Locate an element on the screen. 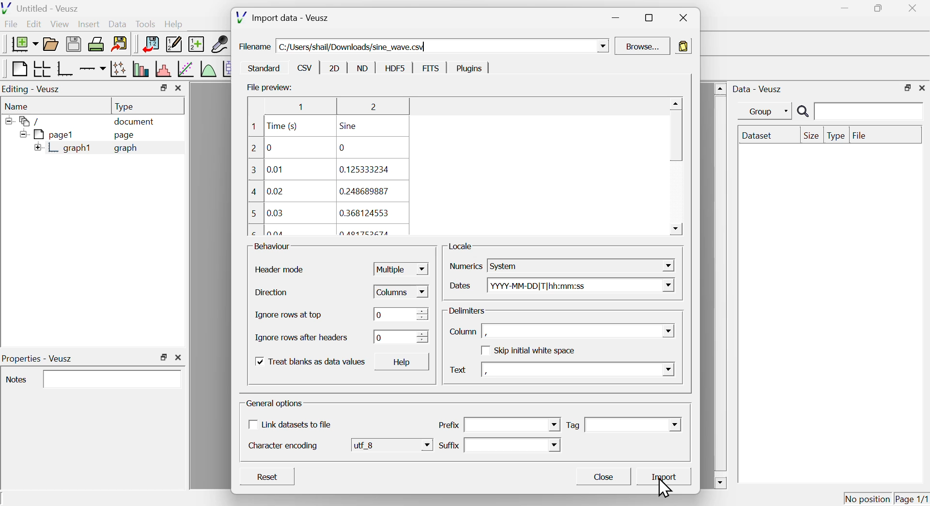 The height and width of the screenshot is (506, 930). text box is located at coordinates (578, 369).